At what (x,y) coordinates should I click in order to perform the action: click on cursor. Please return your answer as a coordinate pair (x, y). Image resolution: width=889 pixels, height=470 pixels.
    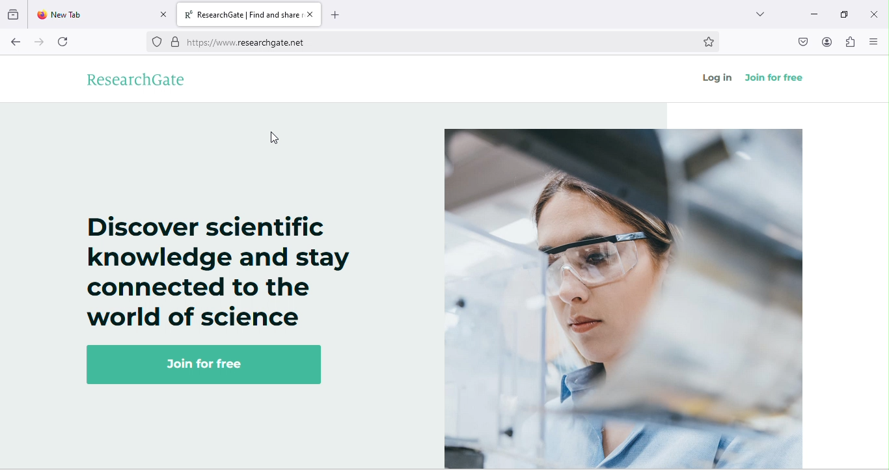
    Looking at the image, I should click on (273, 139).